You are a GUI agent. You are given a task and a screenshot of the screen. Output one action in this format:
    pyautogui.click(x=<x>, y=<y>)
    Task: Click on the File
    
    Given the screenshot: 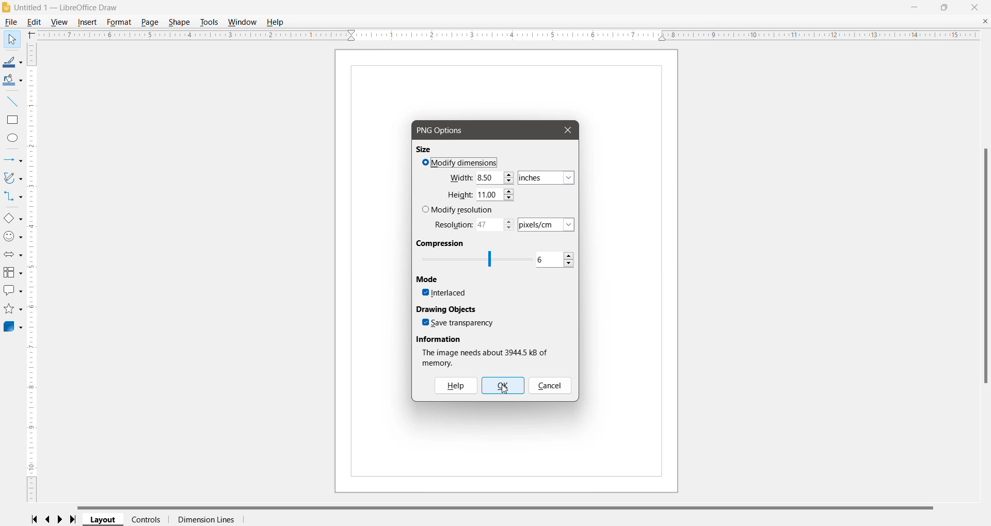 What is the action you would take?
    pyautogui.click(x=10, y=23)
    